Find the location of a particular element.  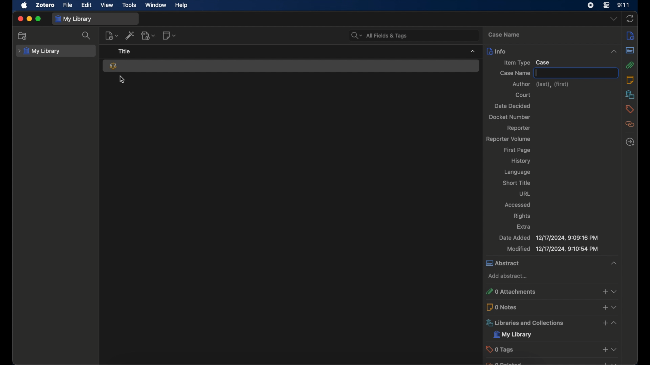

tags is located at coordinates (630, 109).